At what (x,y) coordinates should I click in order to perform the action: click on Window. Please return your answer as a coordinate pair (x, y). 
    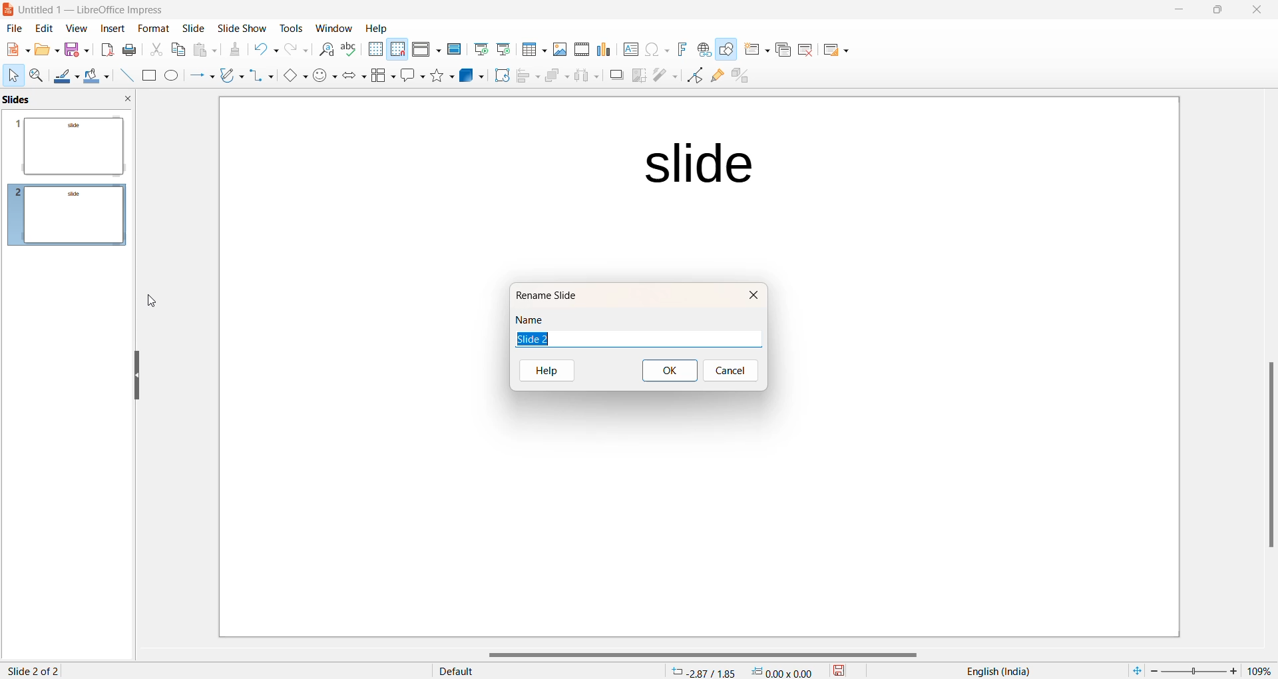
    Looking at the image, I should click on (331, 27).